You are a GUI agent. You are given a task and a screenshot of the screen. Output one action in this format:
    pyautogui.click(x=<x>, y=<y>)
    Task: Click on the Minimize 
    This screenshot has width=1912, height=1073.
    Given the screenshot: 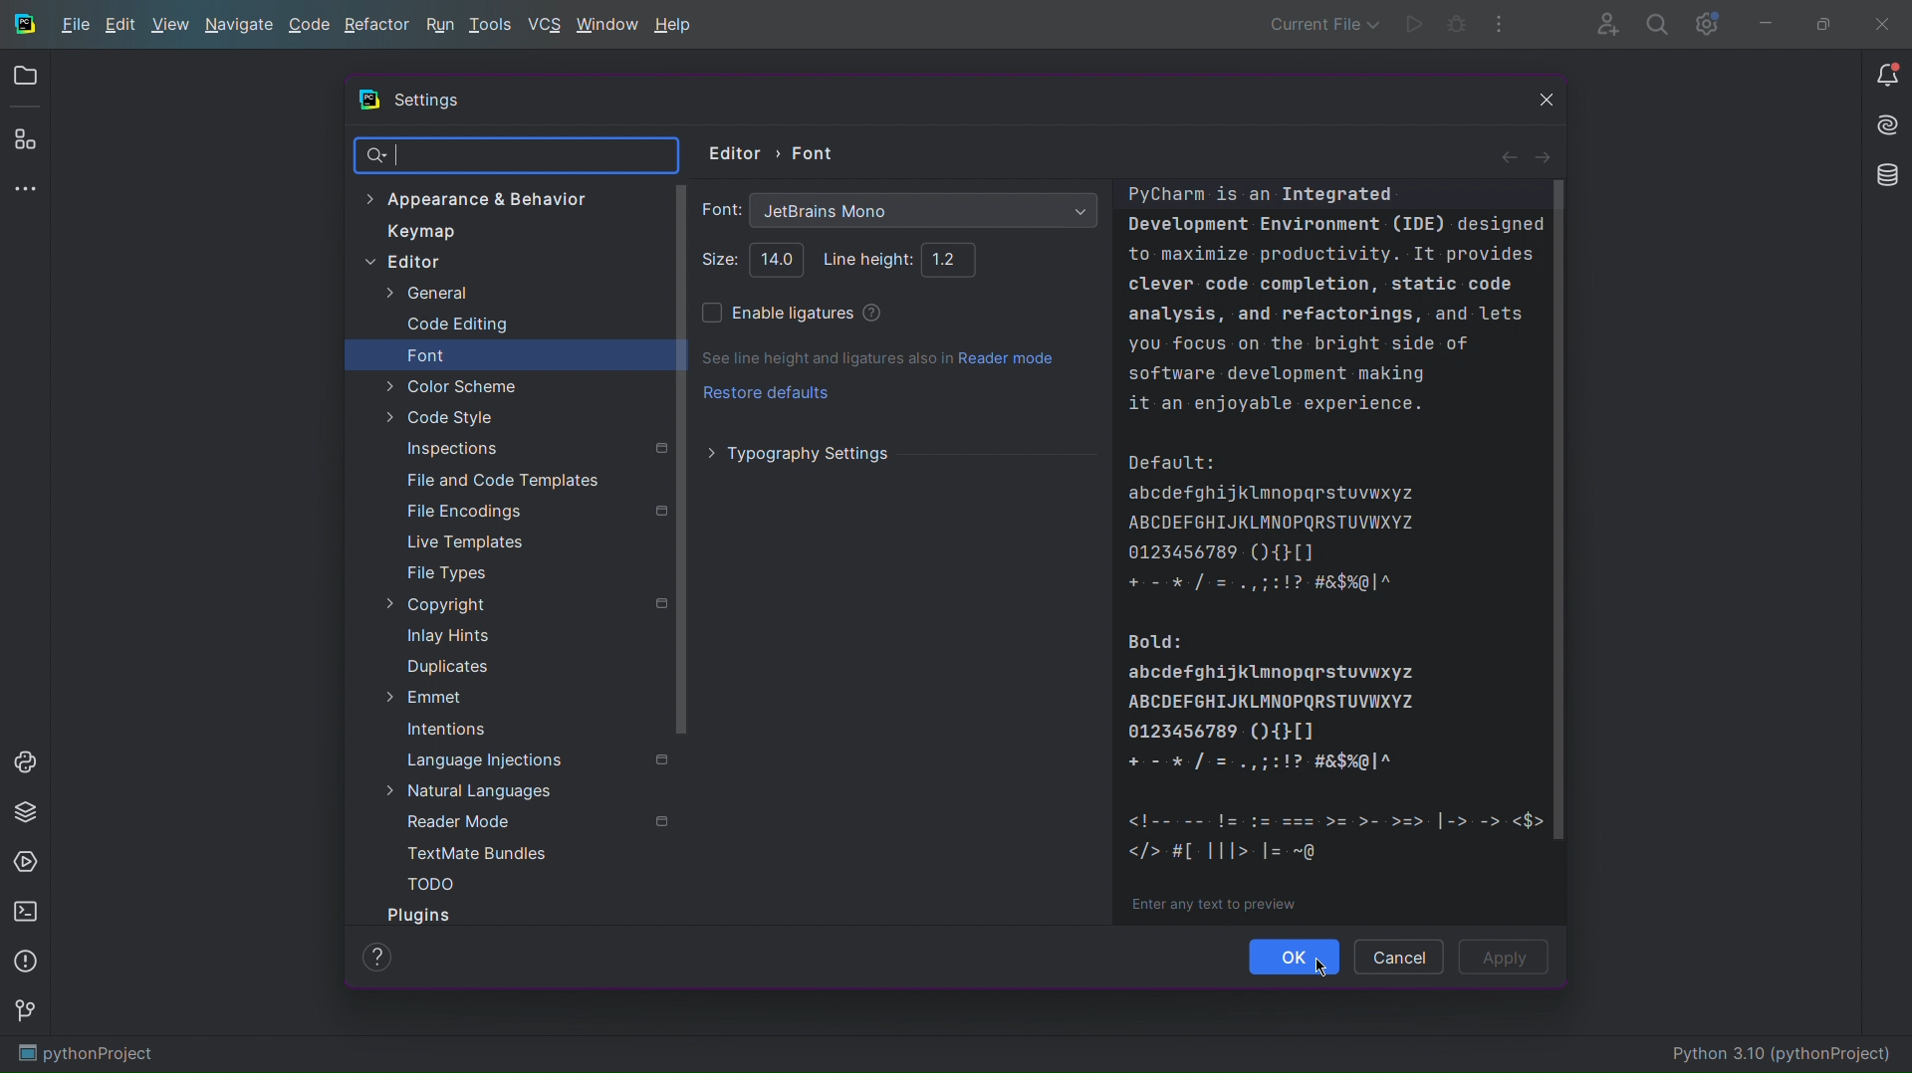 What is the action you would take?
    pyautogui.click(x=1765, y=24)
    